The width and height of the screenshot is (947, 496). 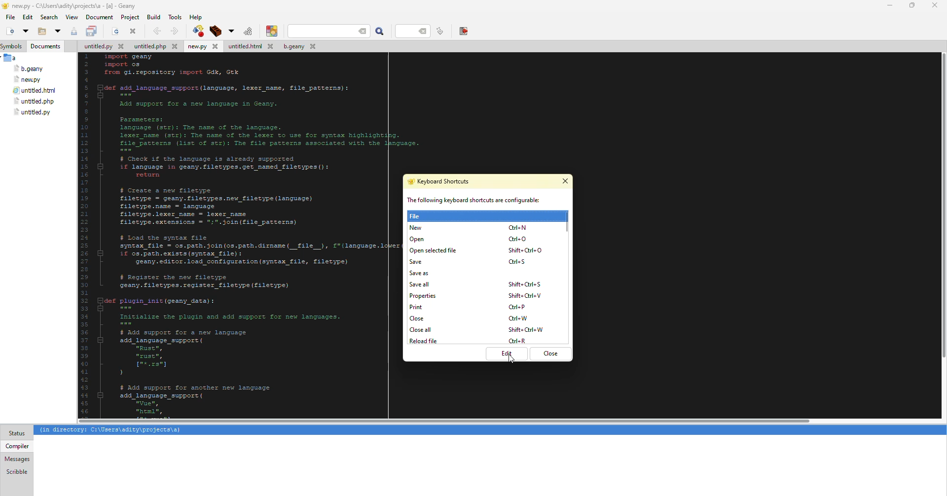 What do you see at coordinates (35, 91) in the screenshot?
I see `file` at bounding box center [35, 91].